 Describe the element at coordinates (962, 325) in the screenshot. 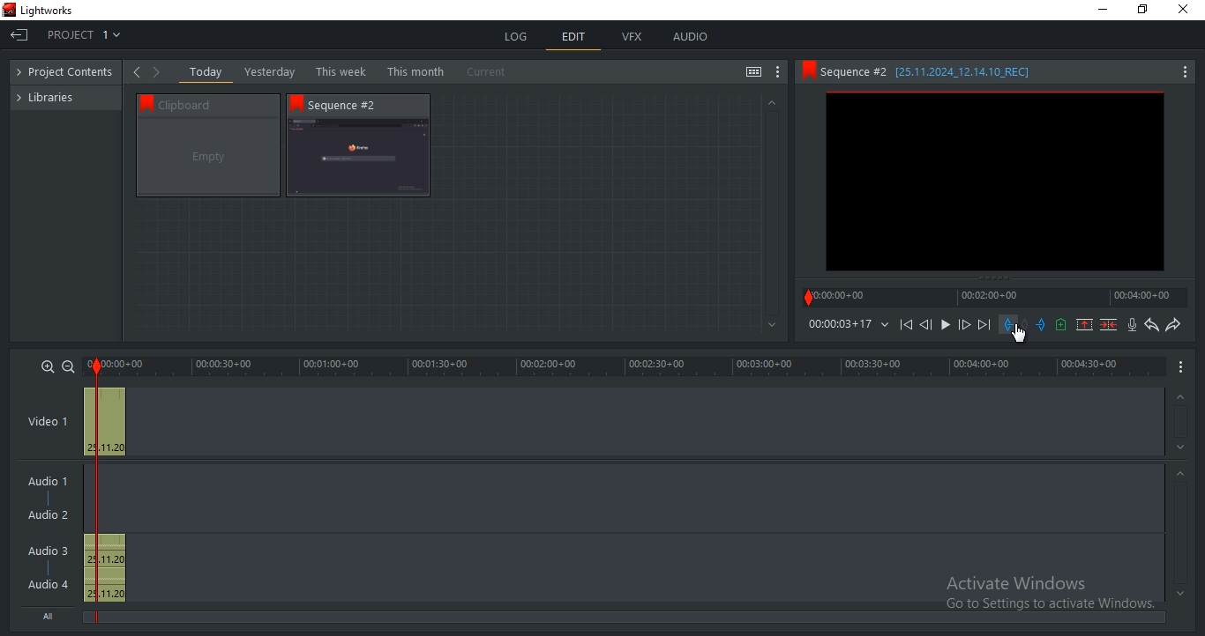

I see `Nudge one frame forward` at that location.